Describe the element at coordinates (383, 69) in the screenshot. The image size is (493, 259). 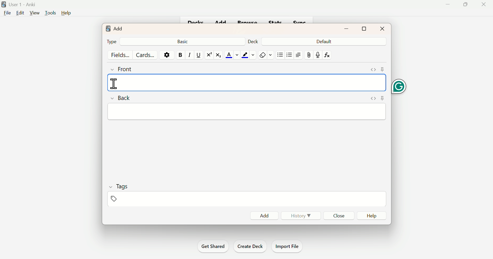
I see `pin` at that location.